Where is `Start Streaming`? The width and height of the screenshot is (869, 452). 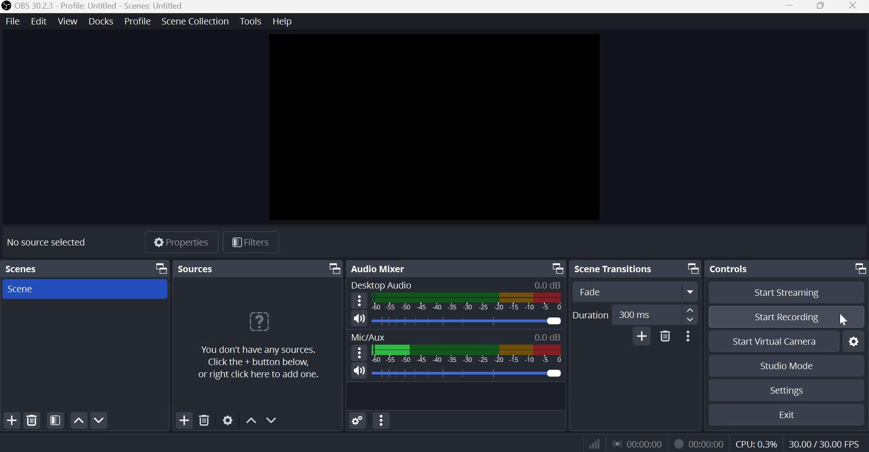 Start Streaming is located at coordinates (787, 293).